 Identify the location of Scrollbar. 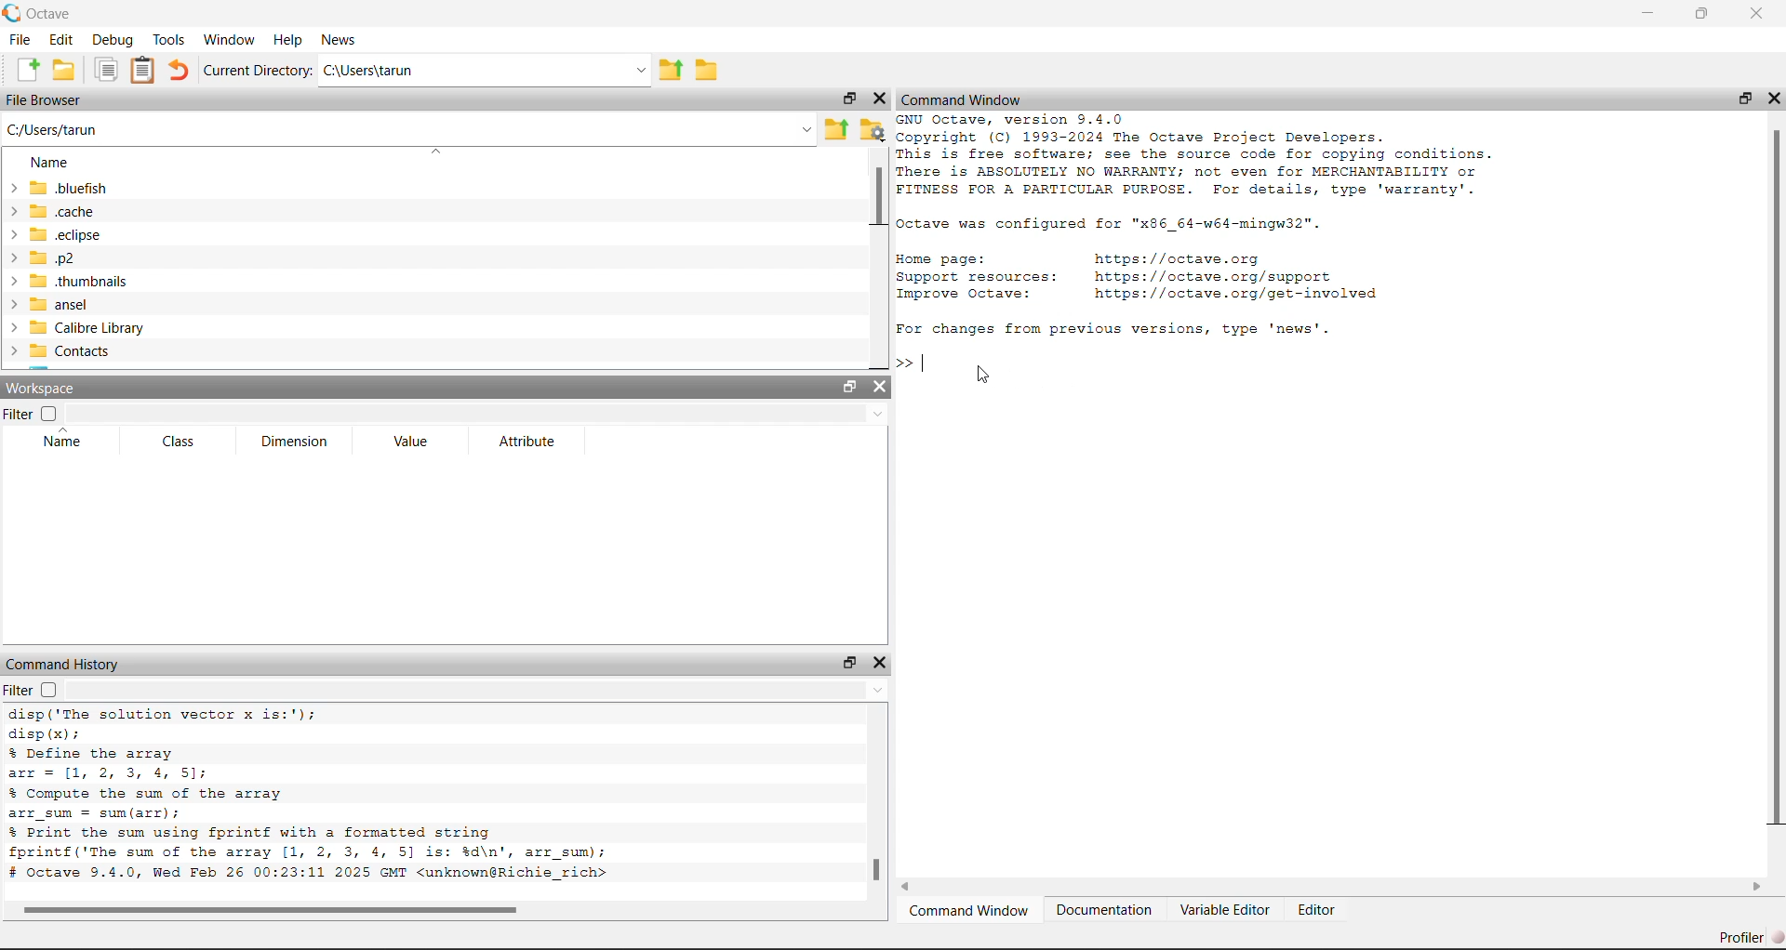
(874, 870).